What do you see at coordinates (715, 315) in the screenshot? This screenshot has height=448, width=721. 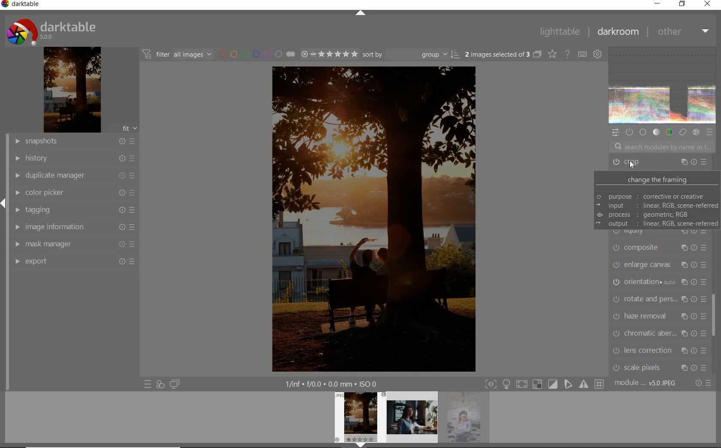 I see `scrollbar` at bounding box center [715, 315].